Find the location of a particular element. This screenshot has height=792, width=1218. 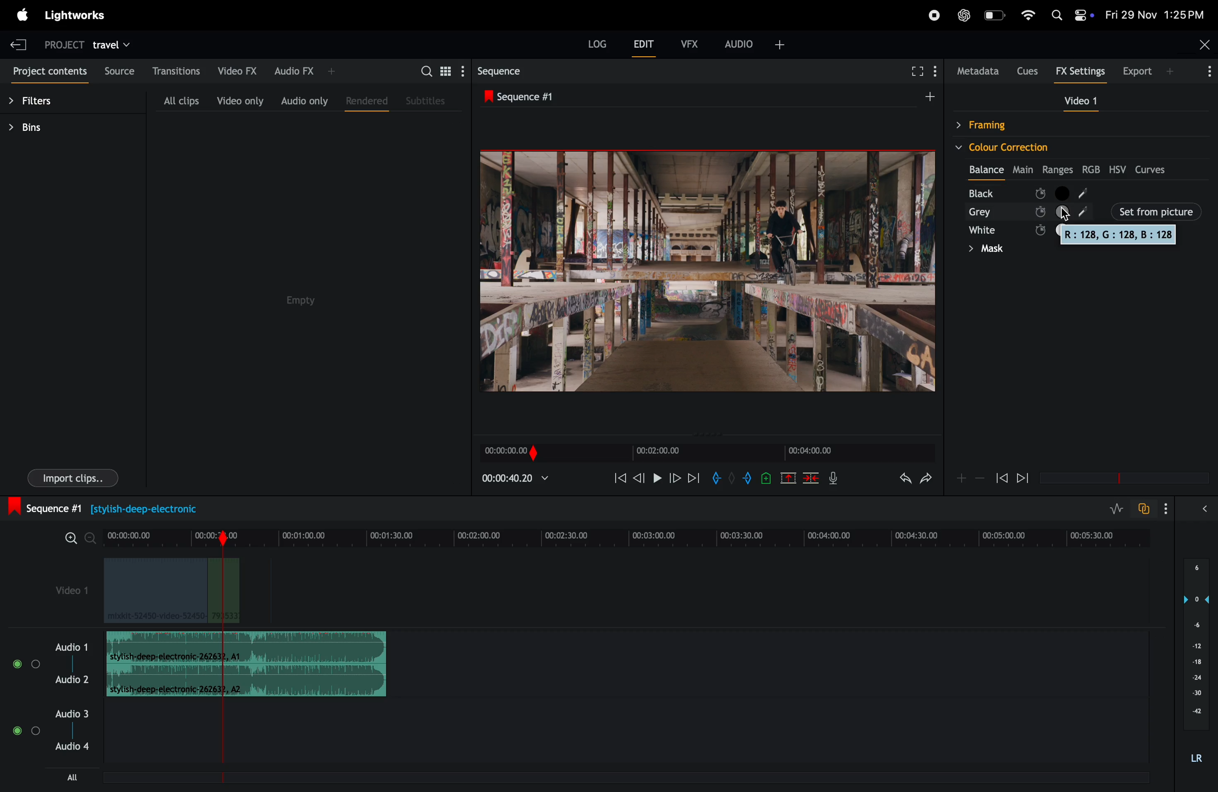

mic is located at coordinates (836, 478).